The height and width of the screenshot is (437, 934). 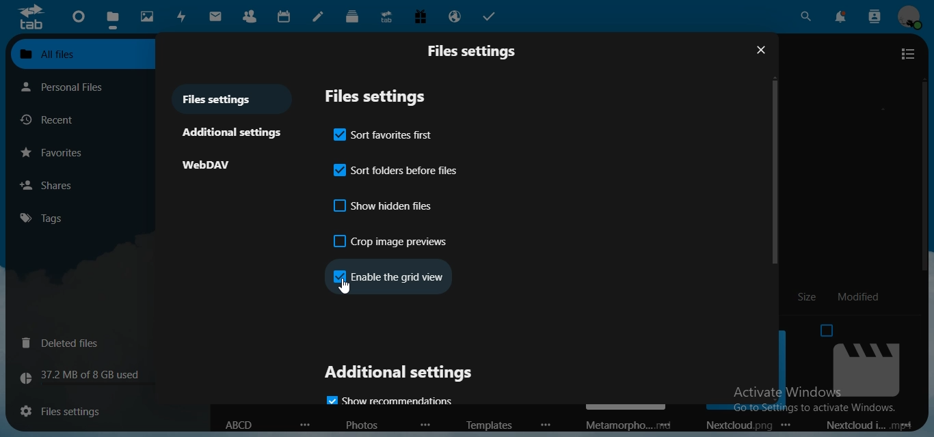 What do you see at coordinates (840, 16) in the screenshot?
I see `notifications` at bounding box center [840, 16].